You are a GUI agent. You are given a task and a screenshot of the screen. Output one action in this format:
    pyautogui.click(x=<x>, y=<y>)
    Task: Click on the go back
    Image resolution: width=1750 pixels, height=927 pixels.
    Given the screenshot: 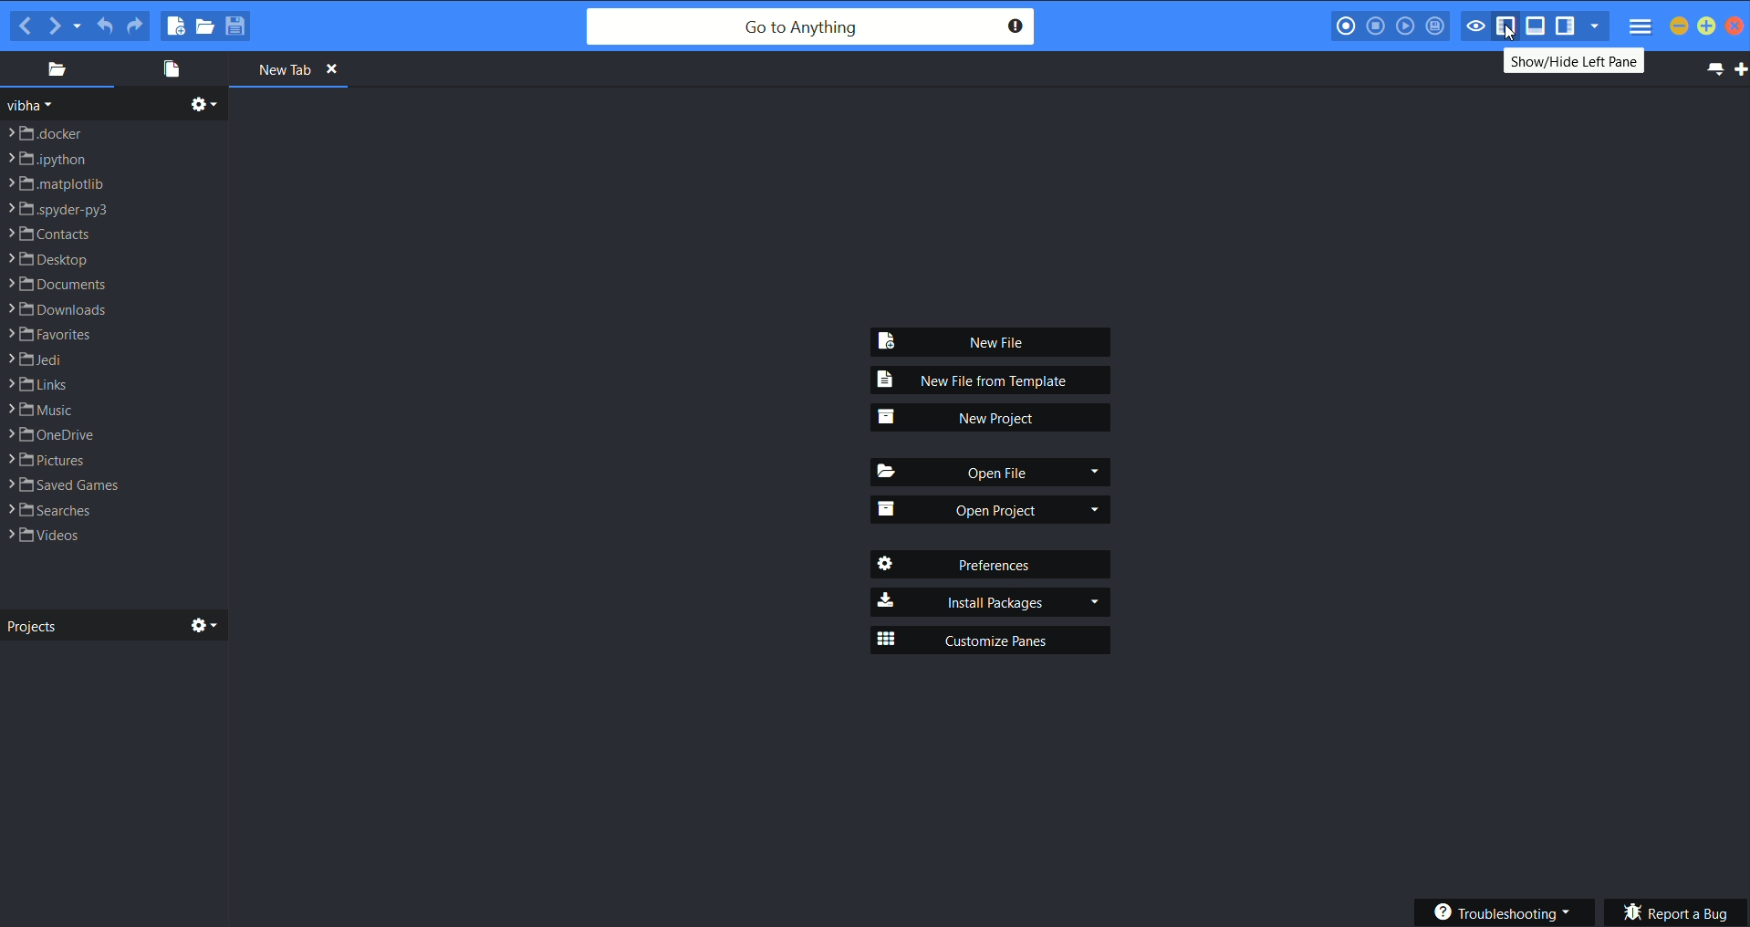 What is the action you would take?
    pyautogui.click(x=26, y=26)
    